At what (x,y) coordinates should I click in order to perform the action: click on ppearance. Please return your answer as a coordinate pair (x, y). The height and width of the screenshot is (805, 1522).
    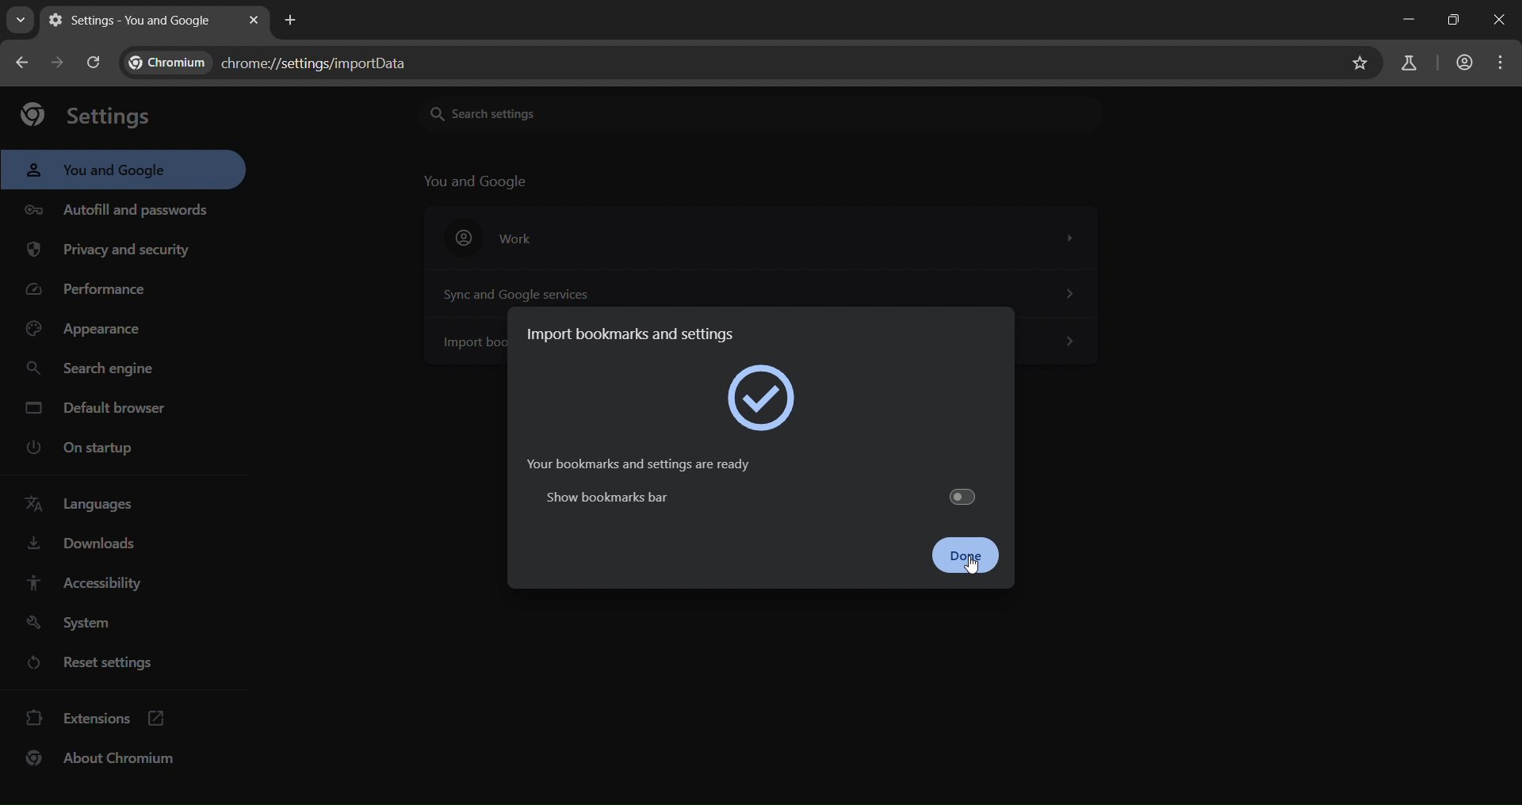
    Looking at the image, I should click on (86, 333).